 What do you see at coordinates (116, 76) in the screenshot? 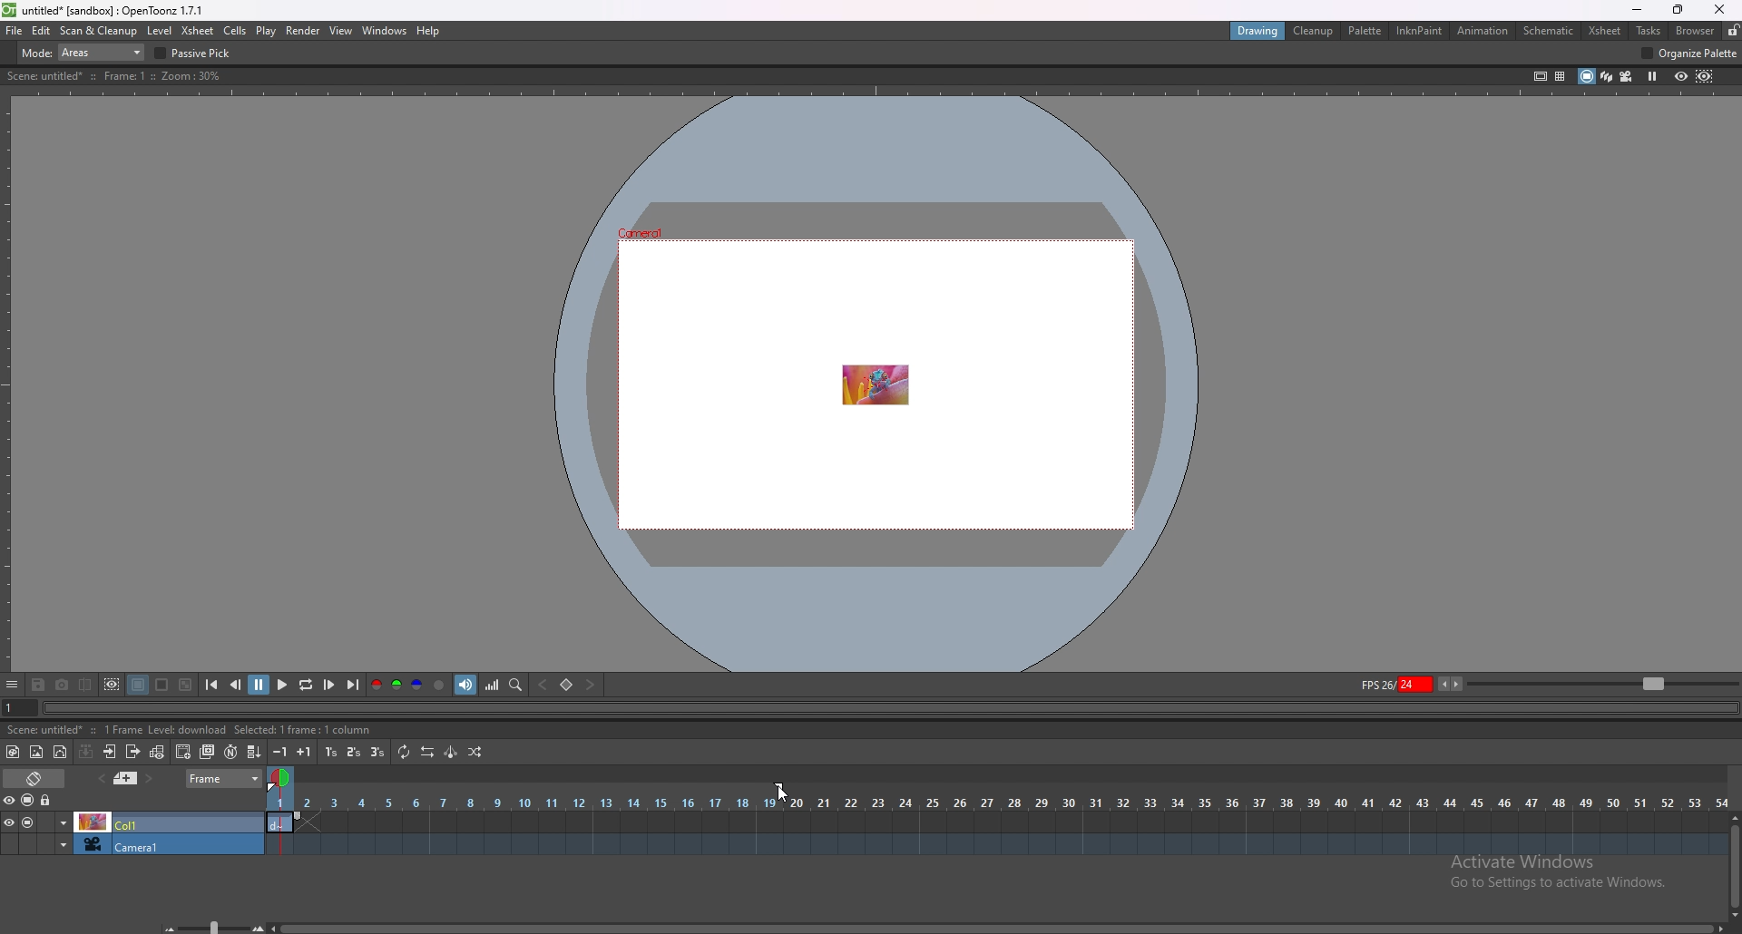
I see `description` at bounding box center [116, 76].